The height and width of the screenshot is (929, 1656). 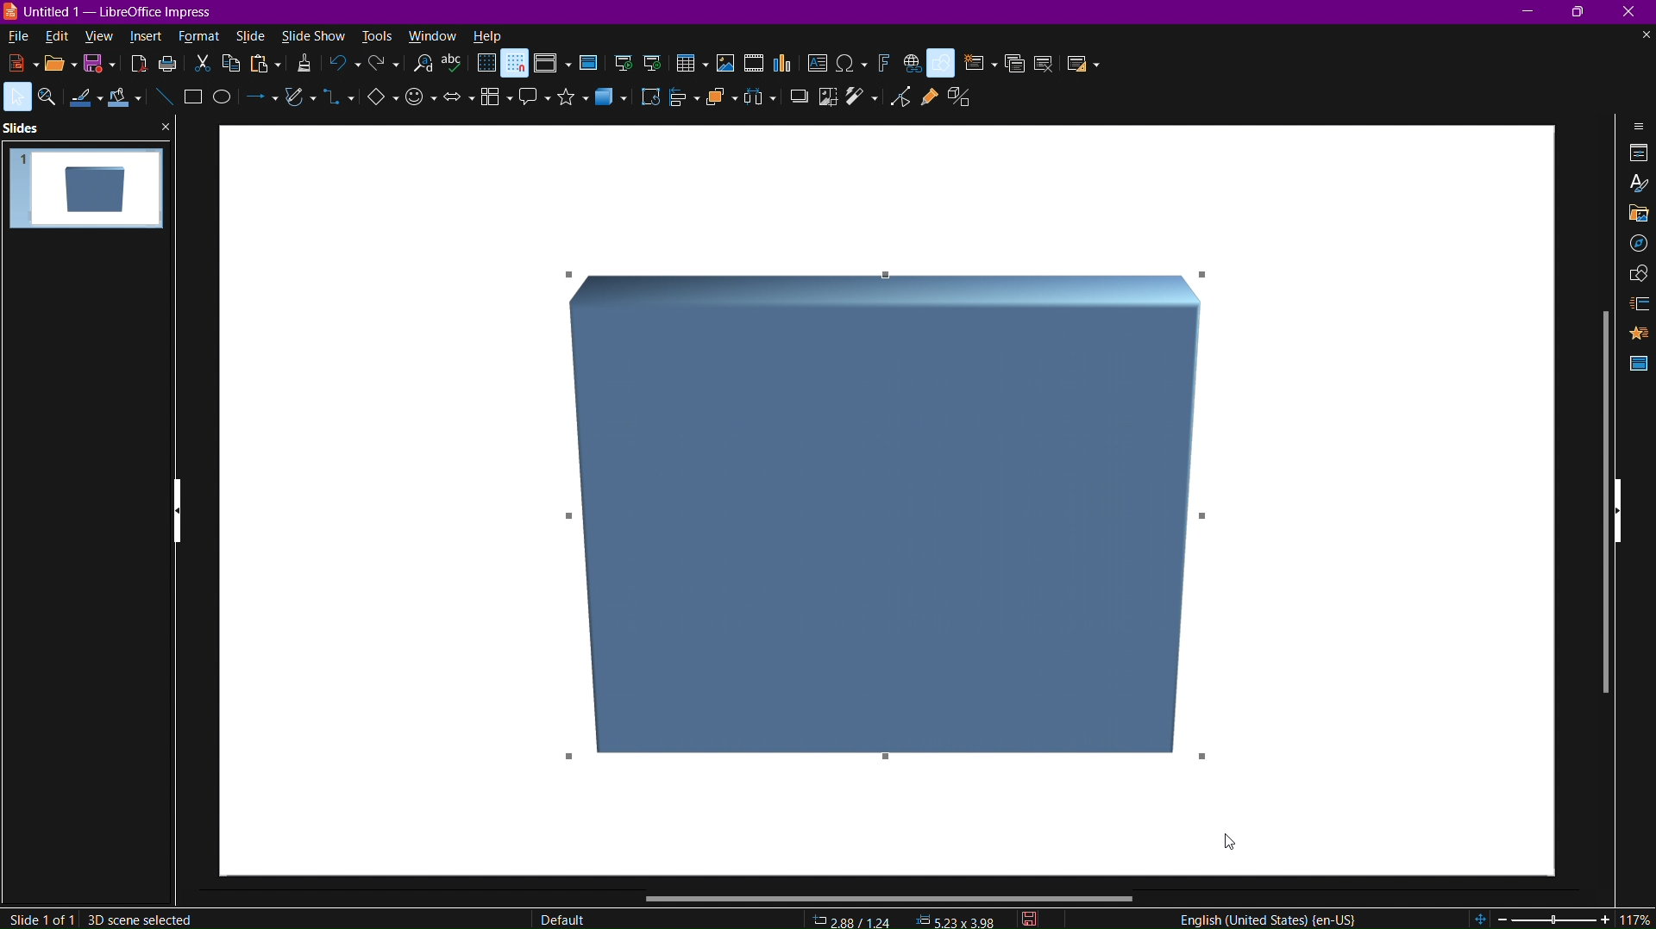 What do you see at coordinates (1618, 512) in the screenshot?
I see `hide` at bounding box center [1618, 512].